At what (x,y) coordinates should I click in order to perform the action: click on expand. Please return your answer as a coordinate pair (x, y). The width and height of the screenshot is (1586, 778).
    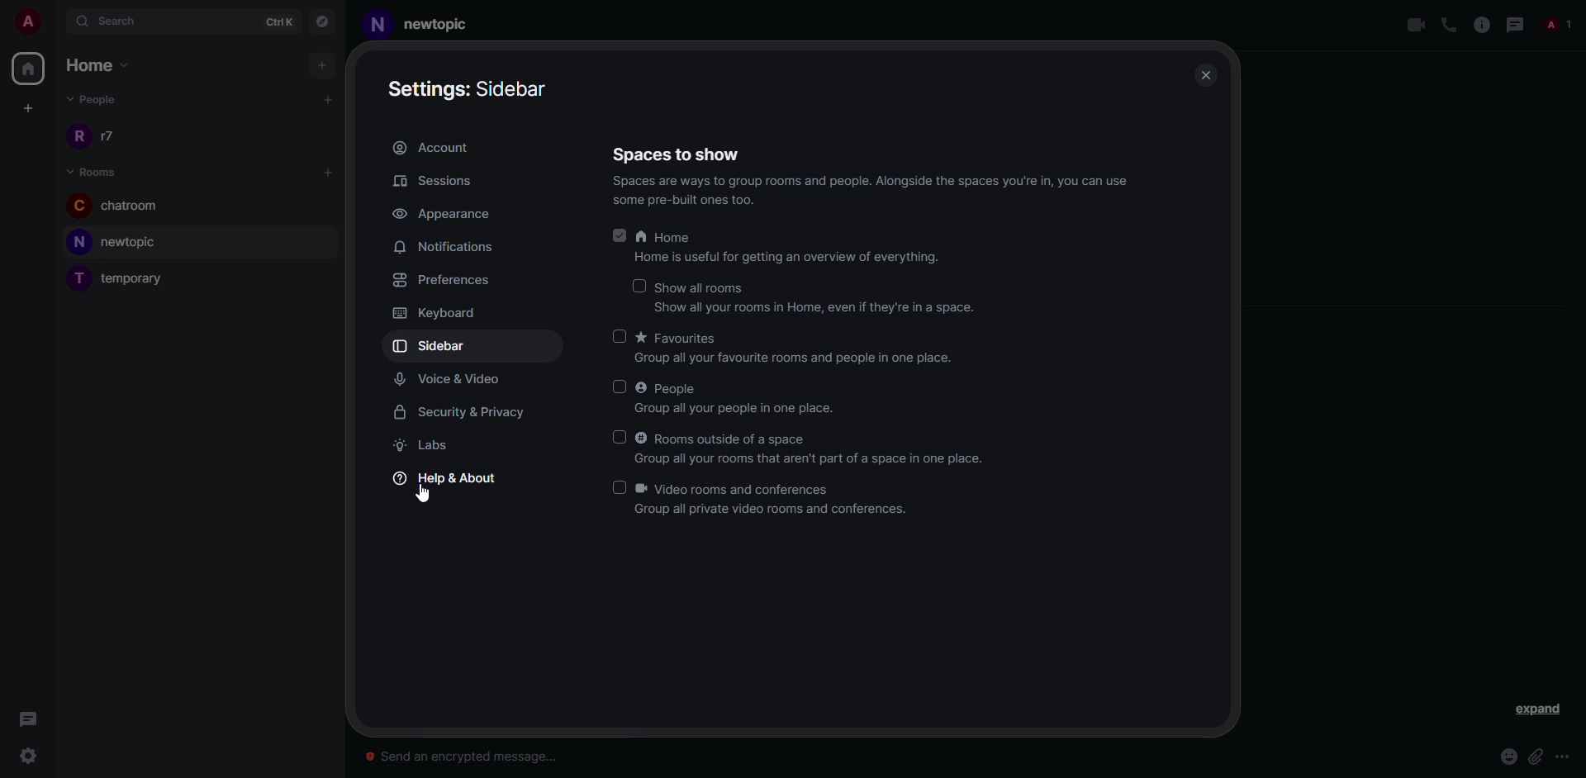
    Looking at the image, I should click on (55, 21).